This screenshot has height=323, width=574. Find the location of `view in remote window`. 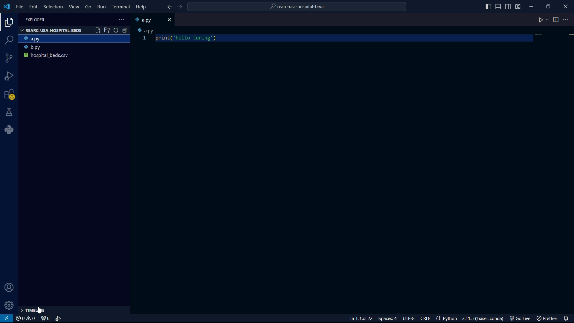

view in remote window is located at coordinates (7, 319).